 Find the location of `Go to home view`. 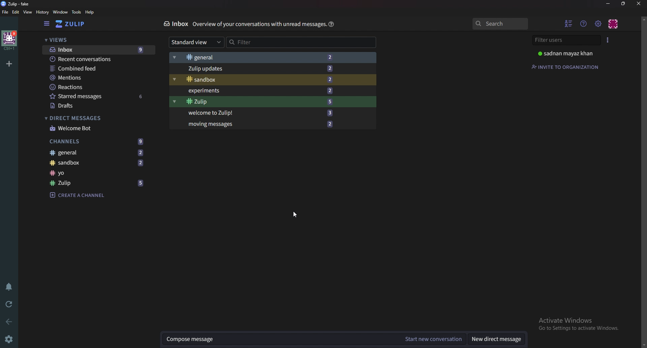

Go to home view is located at coordinates (72, 25).